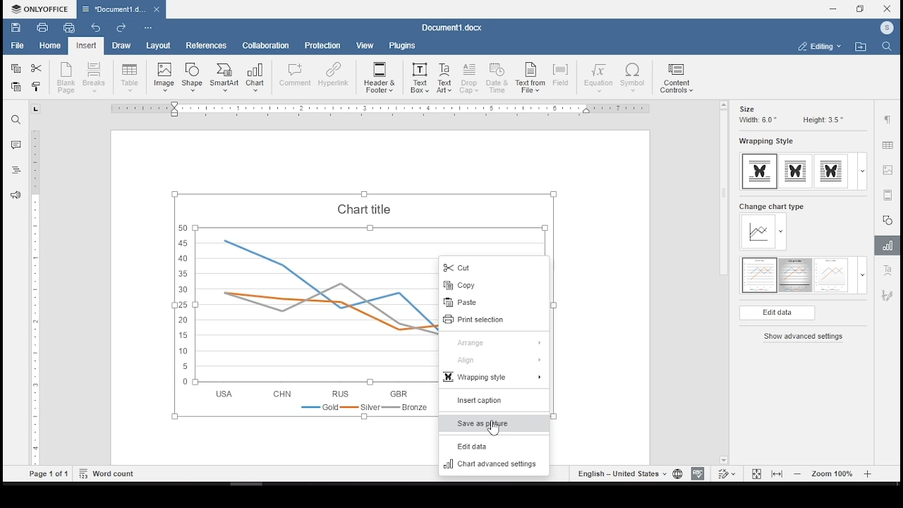  Describe the element at coordinates (451, 28) in the screenshot. I see `Document3.docx` at that location.